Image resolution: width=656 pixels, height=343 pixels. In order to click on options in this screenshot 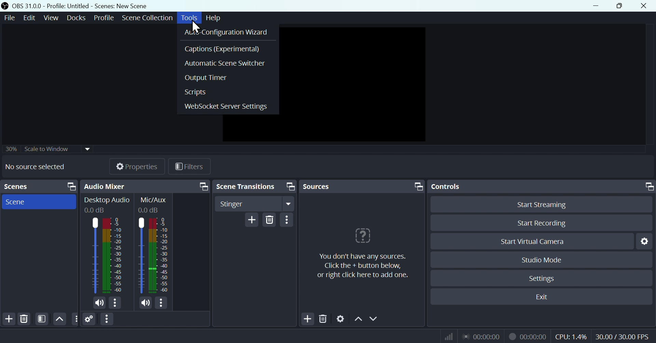, I will do `click(74, 318)`.